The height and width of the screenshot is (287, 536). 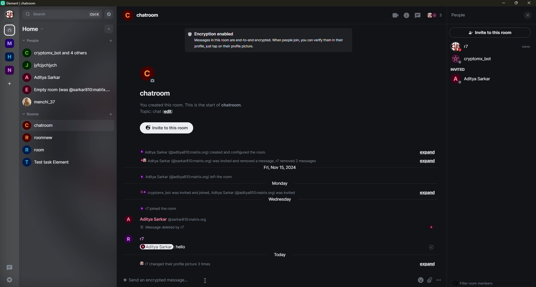 What do you see at coordinates (440, 281) in the screenshot?
I see `options` at bounding box center [440, 281].